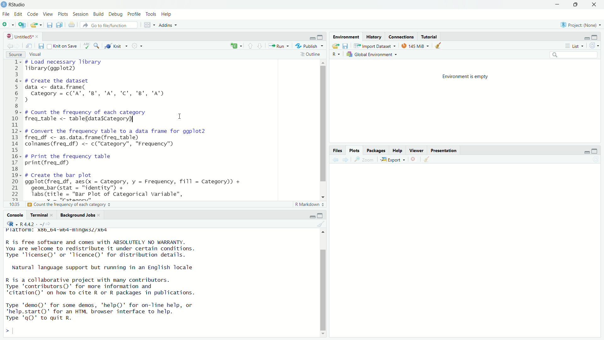 This screenshot has height=340, width=604. I want to click on clear all plots, so click(427, 159).